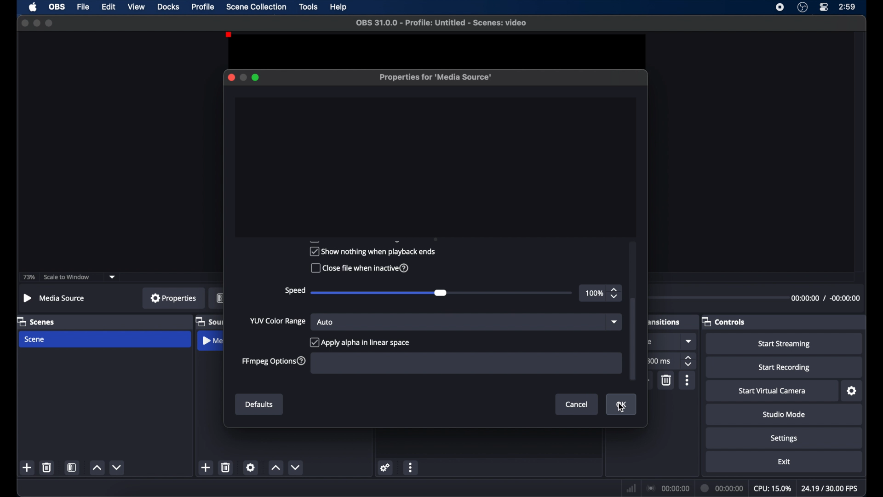 The image size is (883, 497). I want to click on close file when inactive, so click(359, 268).